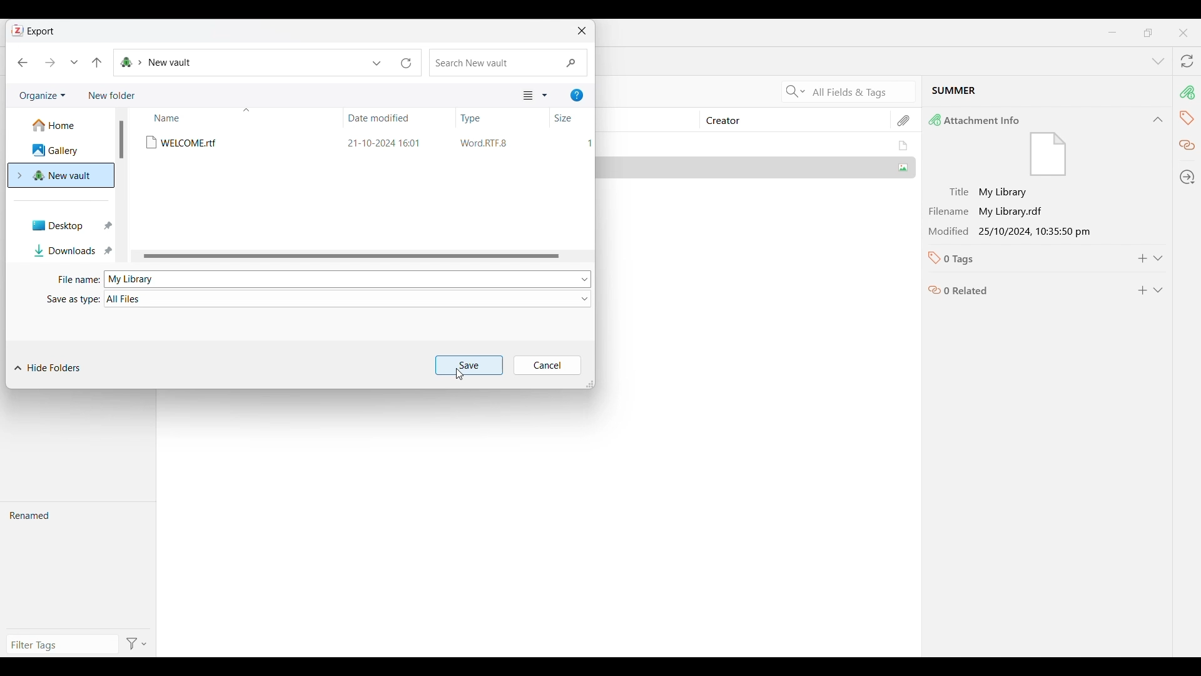 The image size is (1201, 676). What do you see at coordinates (1143, 259) in the screenshot?
I see `Add` at bounding box center [1143, 259].